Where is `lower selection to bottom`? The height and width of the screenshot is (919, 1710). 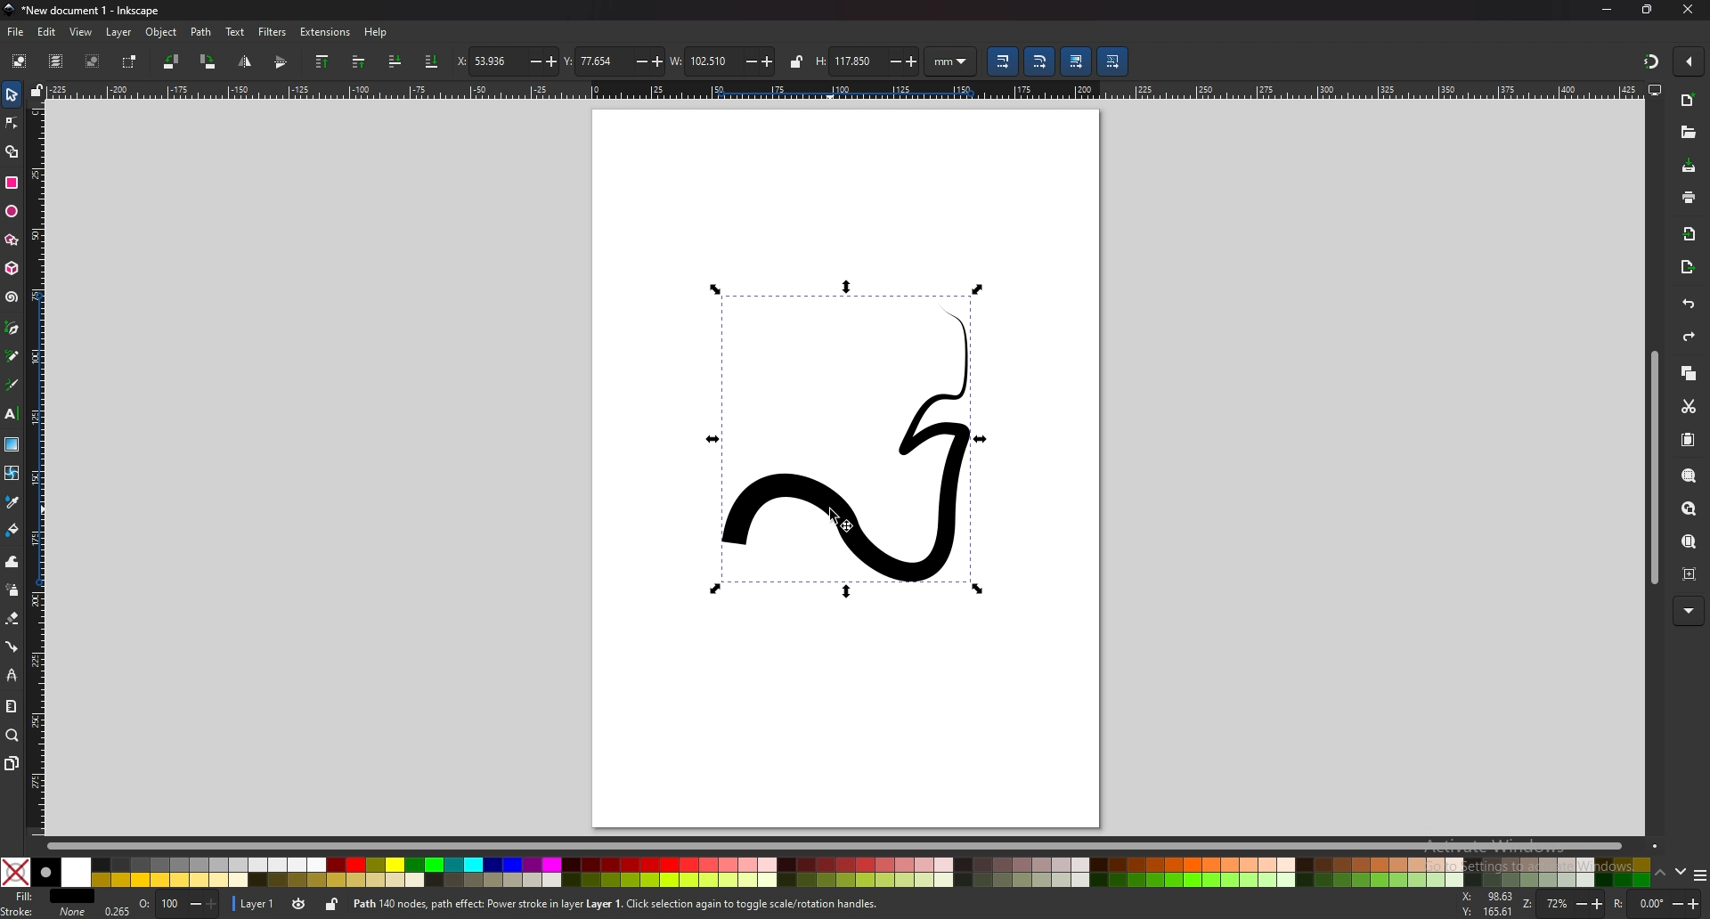
lower selection to bottom is located at coordinates (431, 61).